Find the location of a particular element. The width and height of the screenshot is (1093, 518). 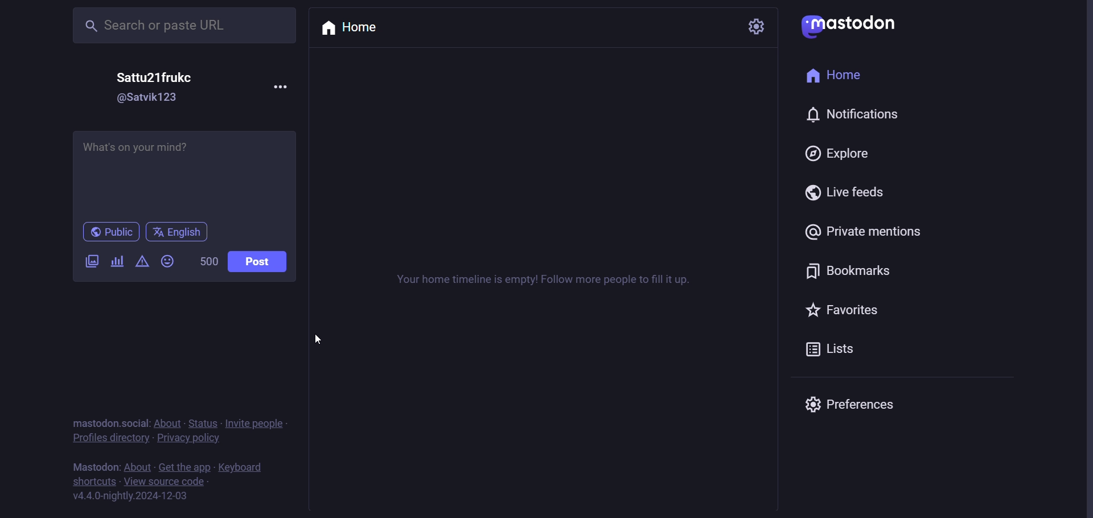

home is located at coordinates (835, 75).